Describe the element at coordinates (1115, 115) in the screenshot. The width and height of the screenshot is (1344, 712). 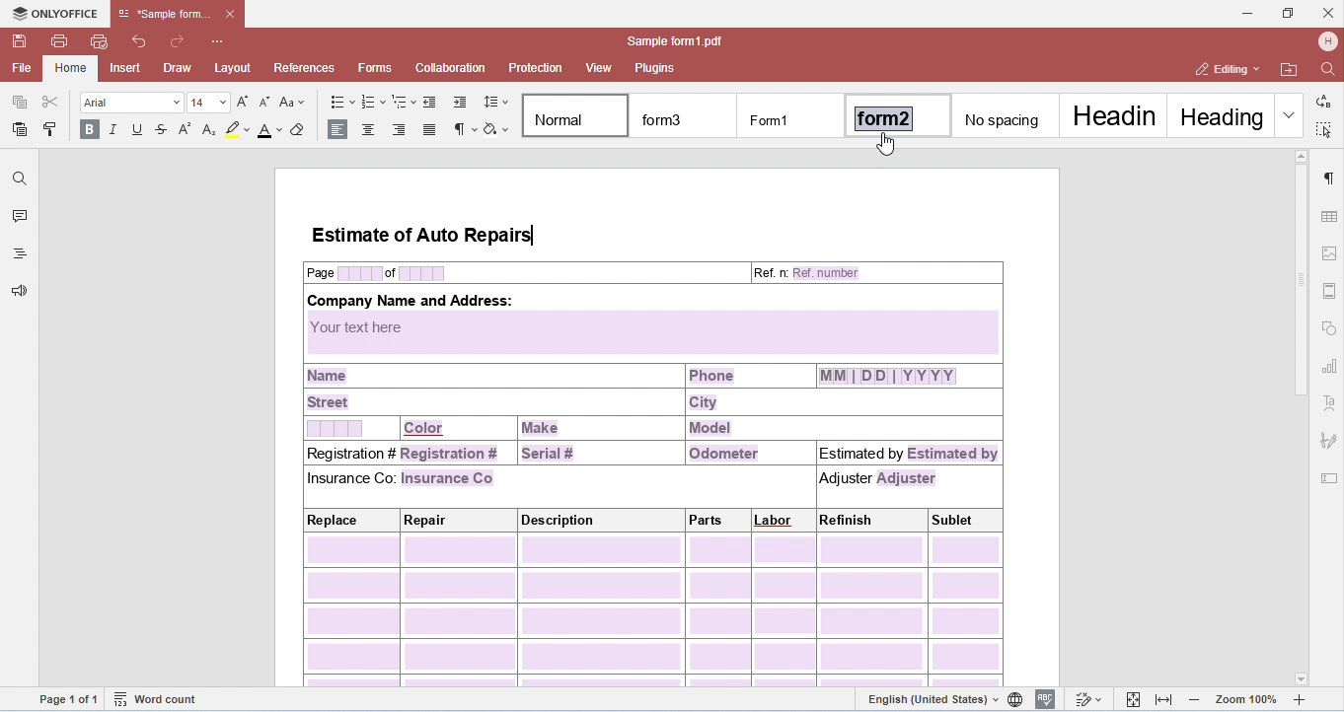
I see `heading` at that location.